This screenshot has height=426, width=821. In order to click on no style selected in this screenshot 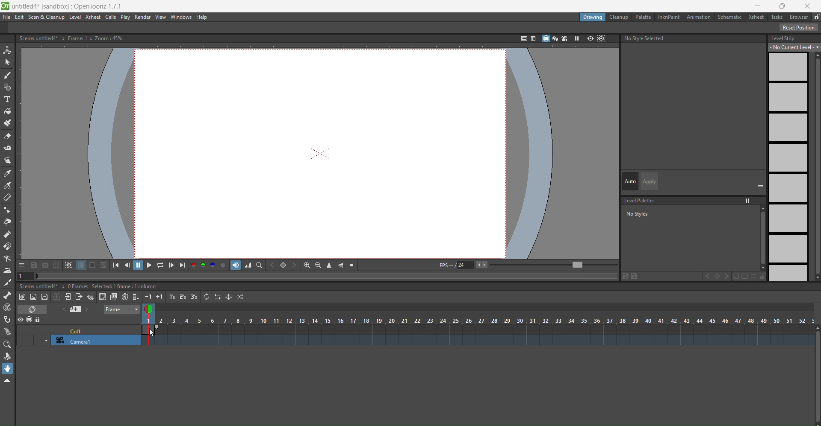, I will do `click(694, 40)`.